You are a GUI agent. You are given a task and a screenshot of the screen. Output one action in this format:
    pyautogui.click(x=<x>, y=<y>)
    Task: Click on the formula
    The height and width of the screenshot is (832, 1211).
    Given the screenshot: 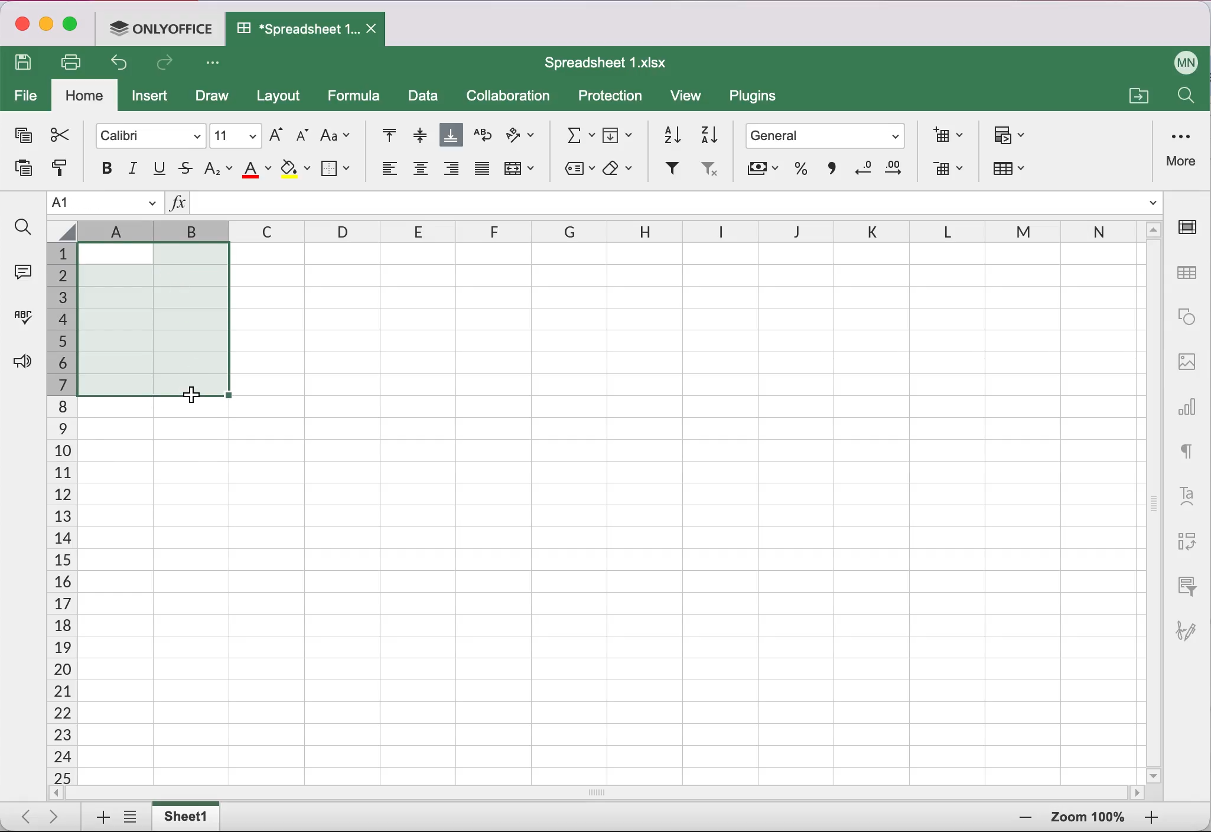 What is the action you would take?
    pyautogui.click(x=357, y=96)
    